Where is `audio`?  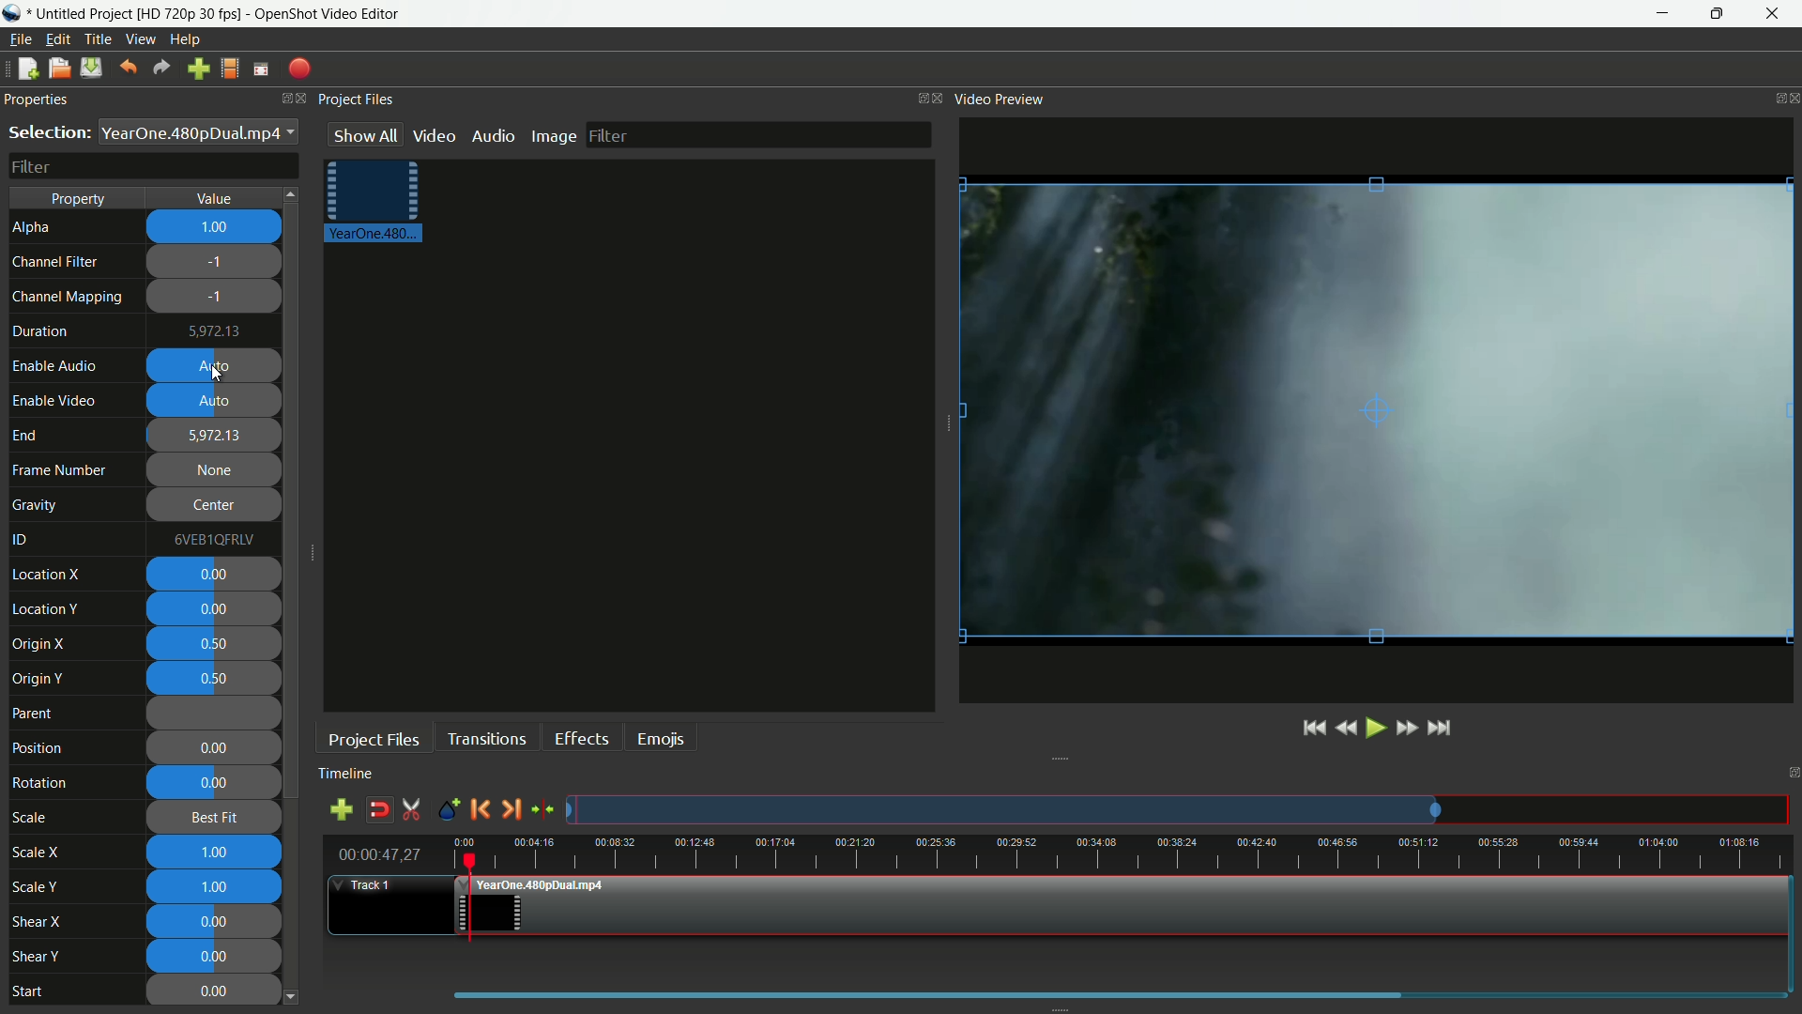 audio is located at coordinates (496, 134).